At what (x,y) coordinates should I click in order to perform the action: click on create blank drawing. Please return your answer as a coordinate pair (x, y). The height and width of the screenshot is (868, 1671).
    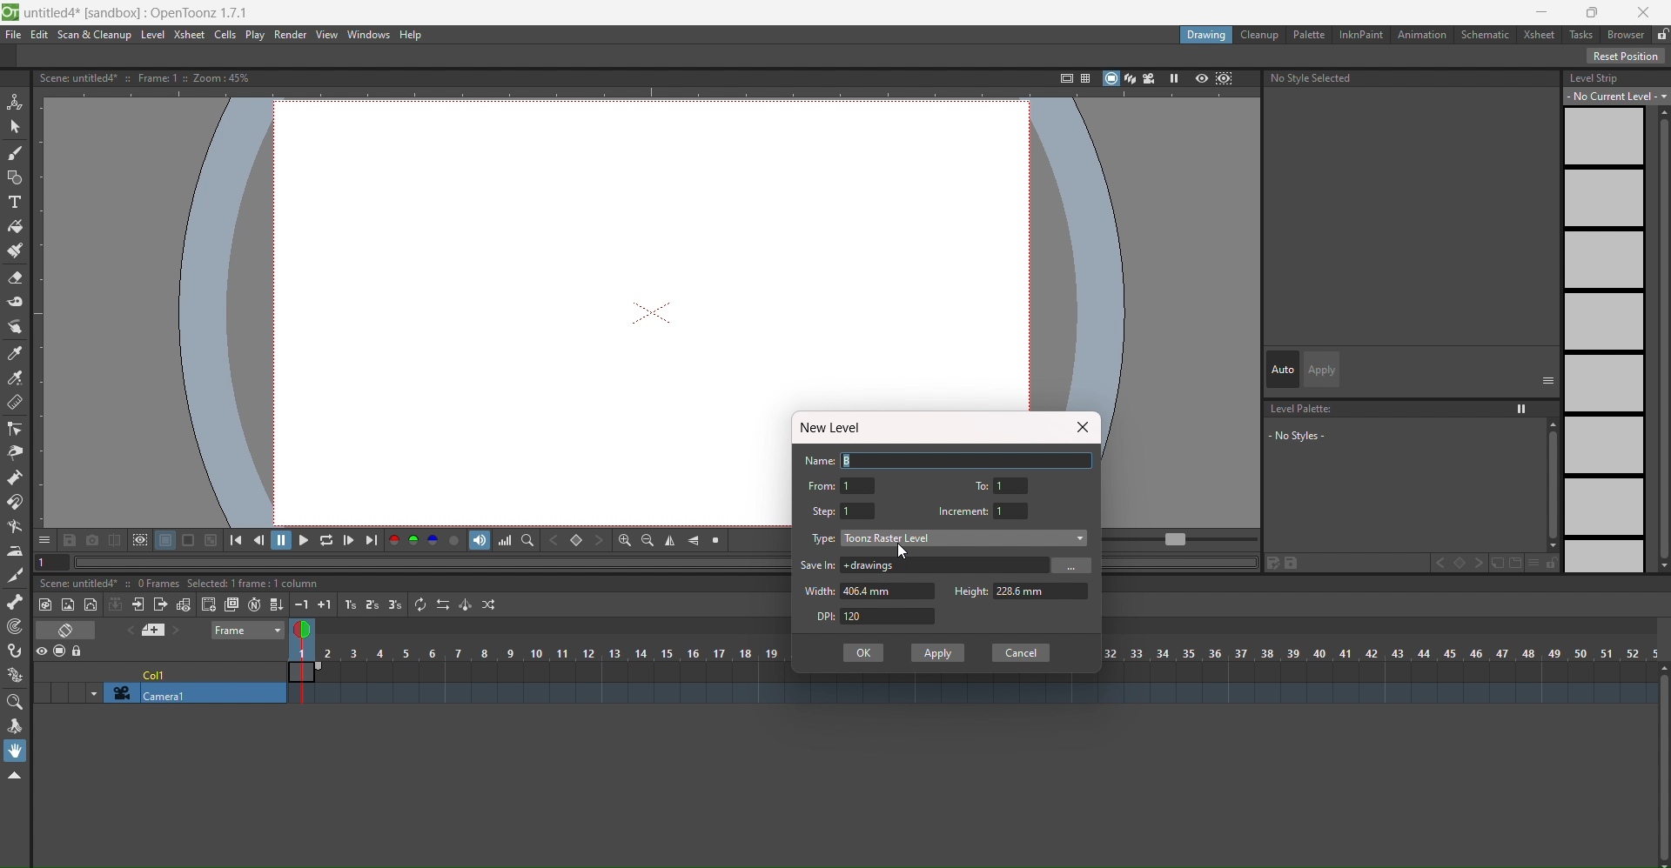
    Looking at the image, I should click on (208, 604).